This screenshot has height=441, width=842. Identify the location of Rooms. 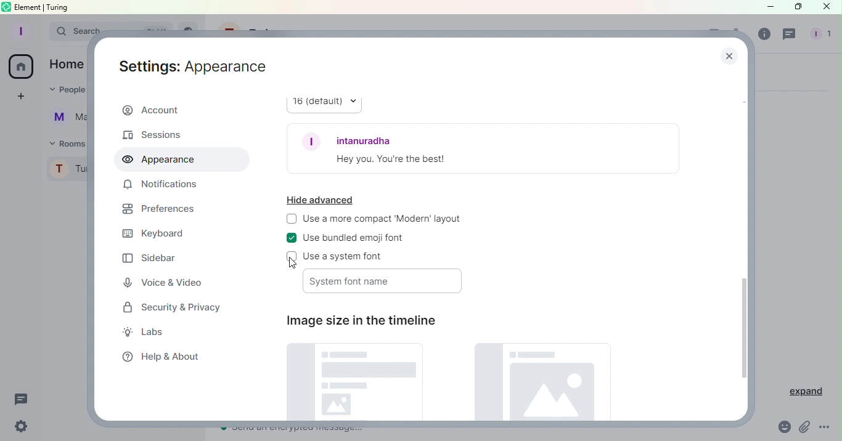
(70, 144).